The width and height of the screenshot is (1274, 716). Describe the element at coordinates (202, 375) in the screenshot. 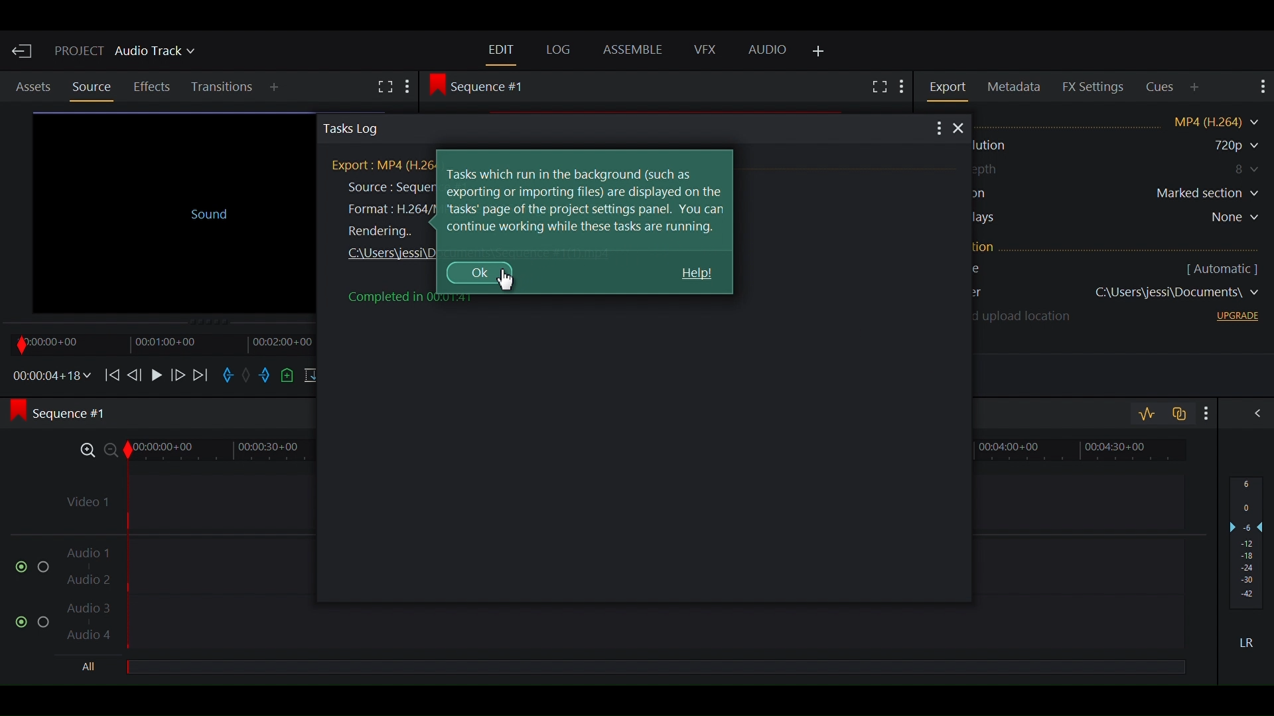

I see `Move Forward` at that location.